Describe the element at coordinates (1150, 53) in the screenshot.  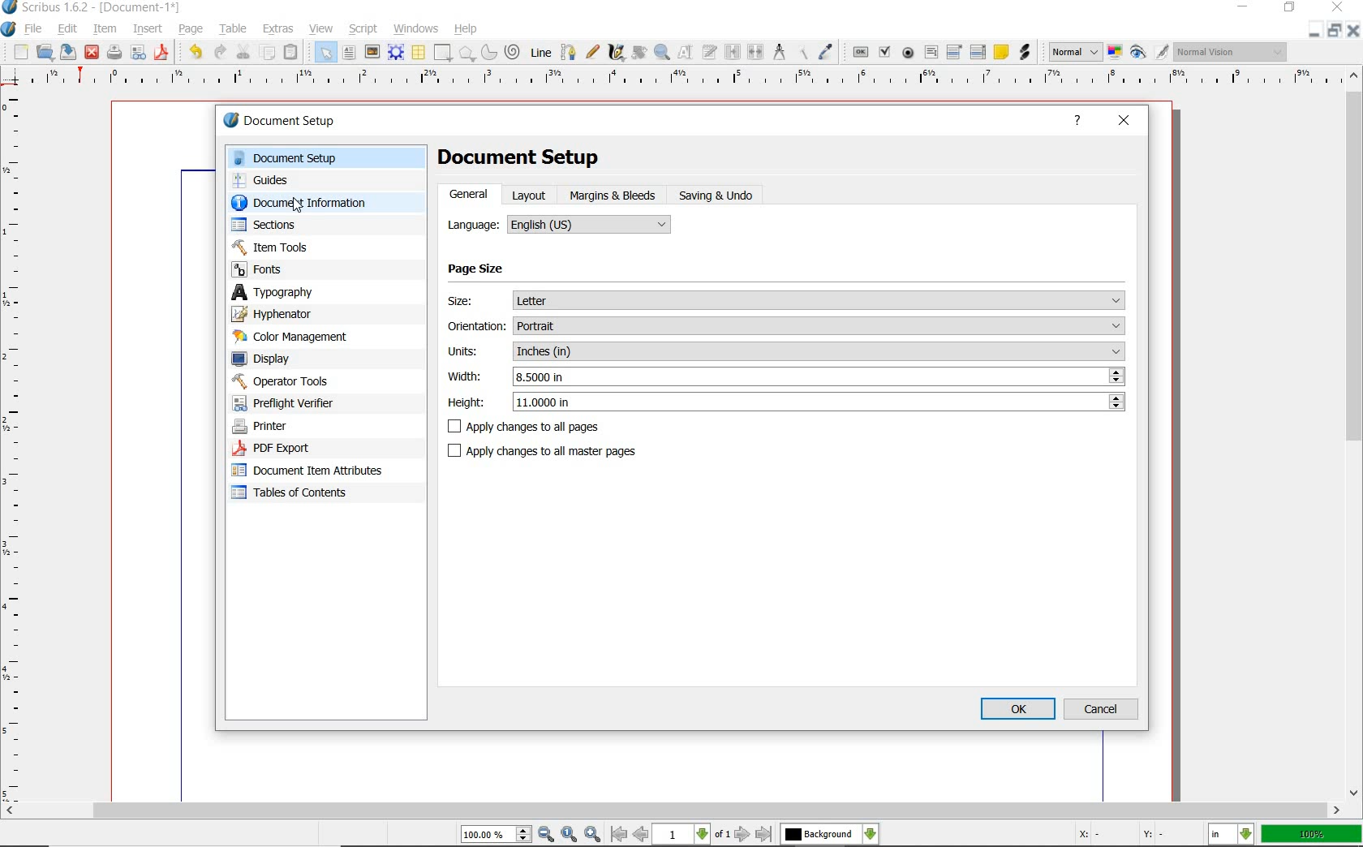
I see `preview mode` at that location.